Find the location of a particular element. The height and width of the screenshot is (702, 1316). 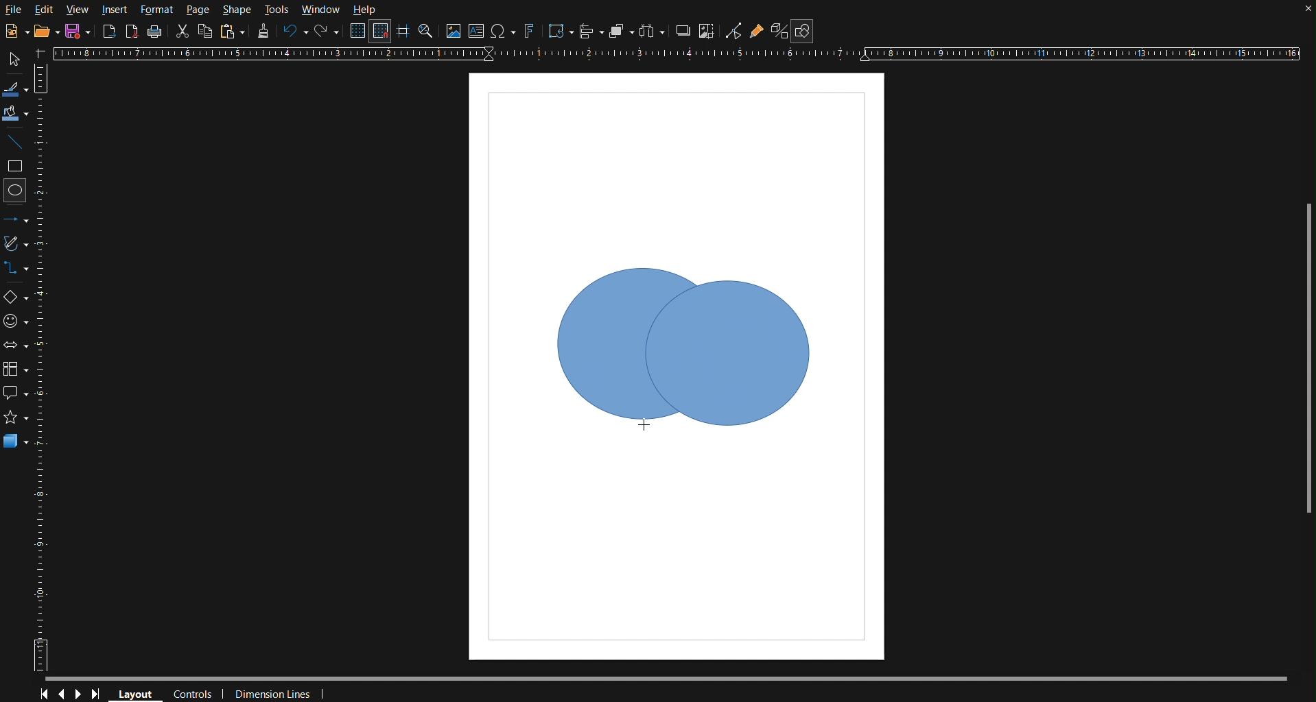

File is located at coordinates (15, 12).